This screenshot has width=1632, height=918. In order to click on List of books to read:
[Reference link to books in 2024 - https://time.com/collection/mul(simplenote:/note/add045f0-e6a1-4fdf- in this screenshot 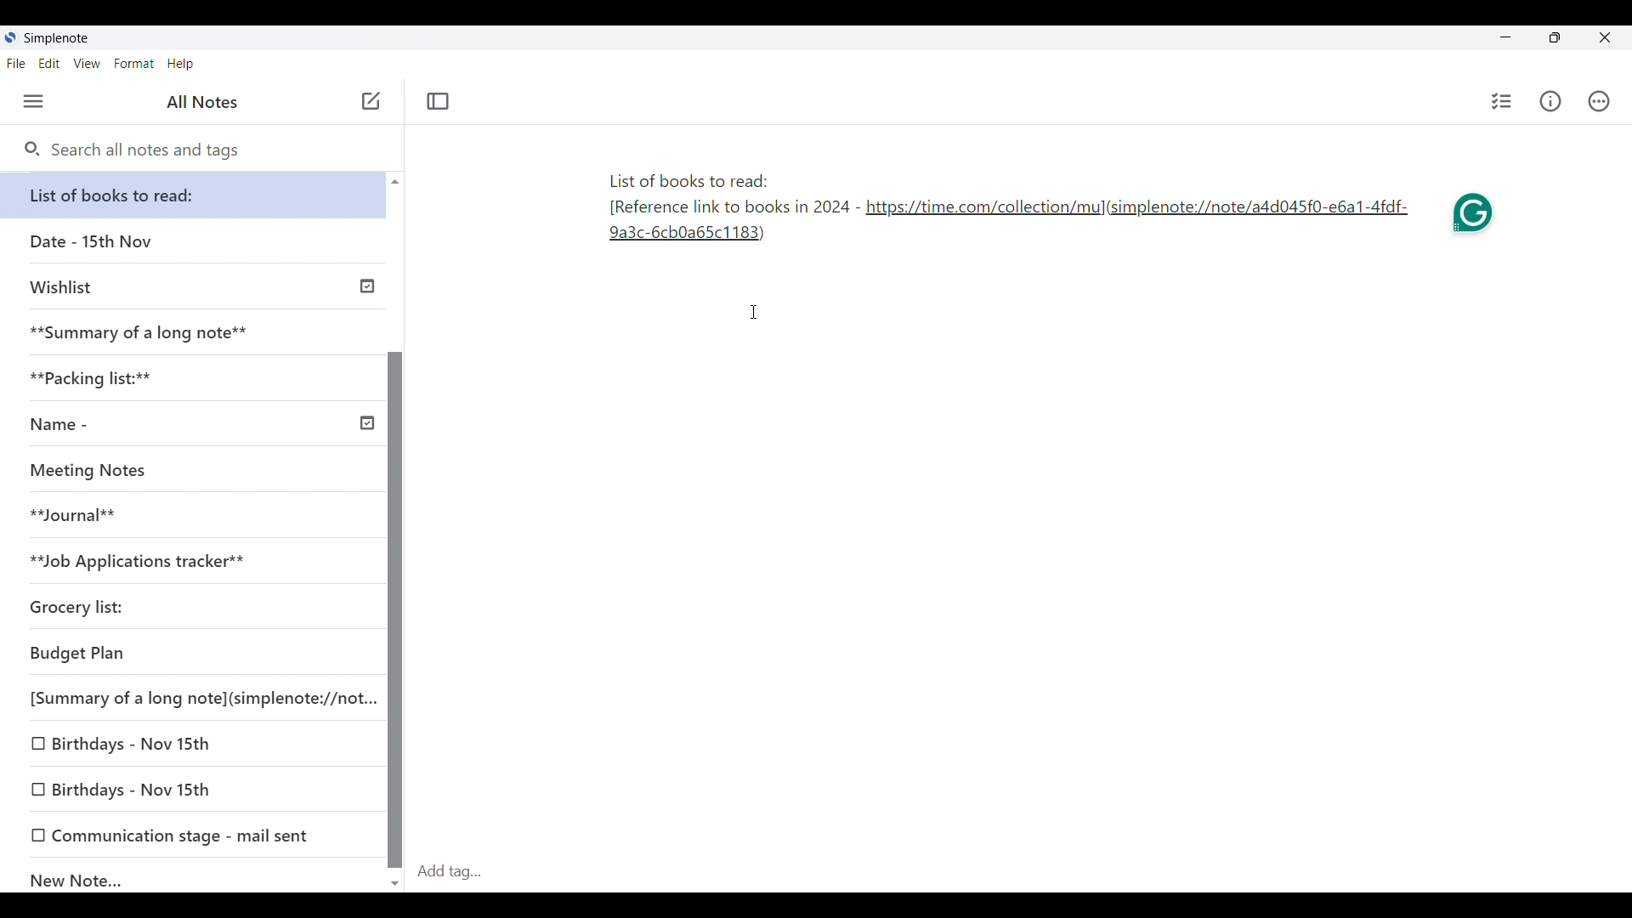, I will do `click(1006, 211)`.